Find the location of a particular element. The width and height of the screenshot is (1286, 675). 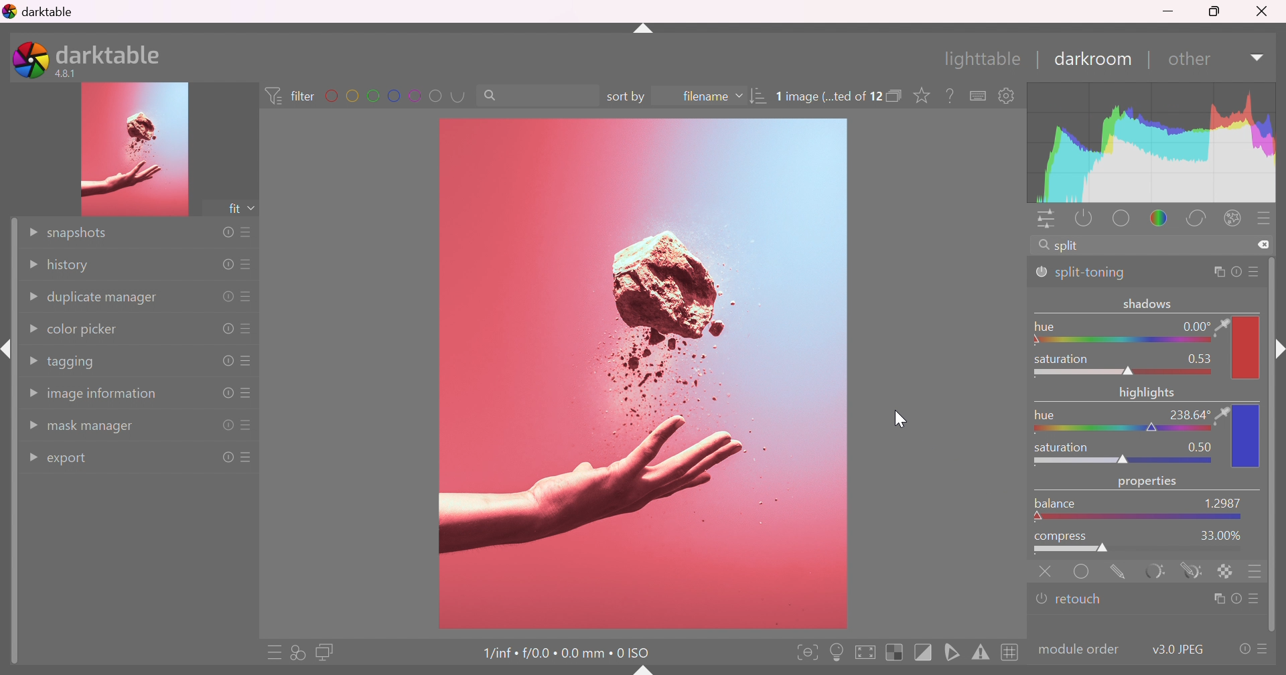

tagging is located at coordinates (74, 365).